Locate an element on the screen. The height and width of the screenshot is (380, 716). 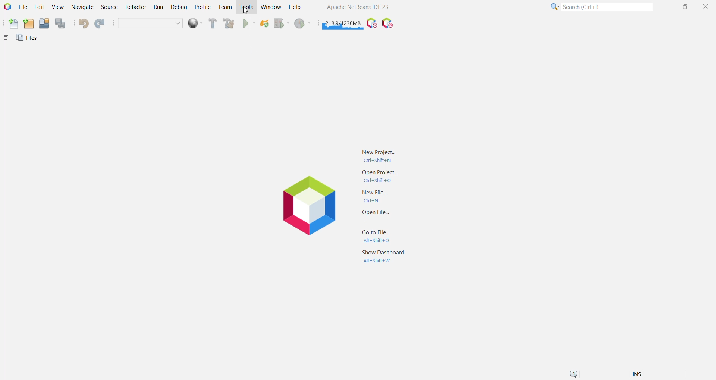
Window is located at coordinates (271, 7).